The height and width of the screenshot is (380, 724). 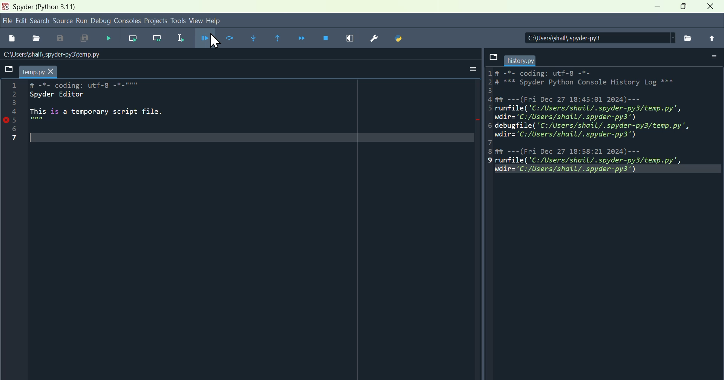 What do you see at coordinates (95, 54) in the screenshot?
I see `Name of the file` at bounding box center [95, 54].